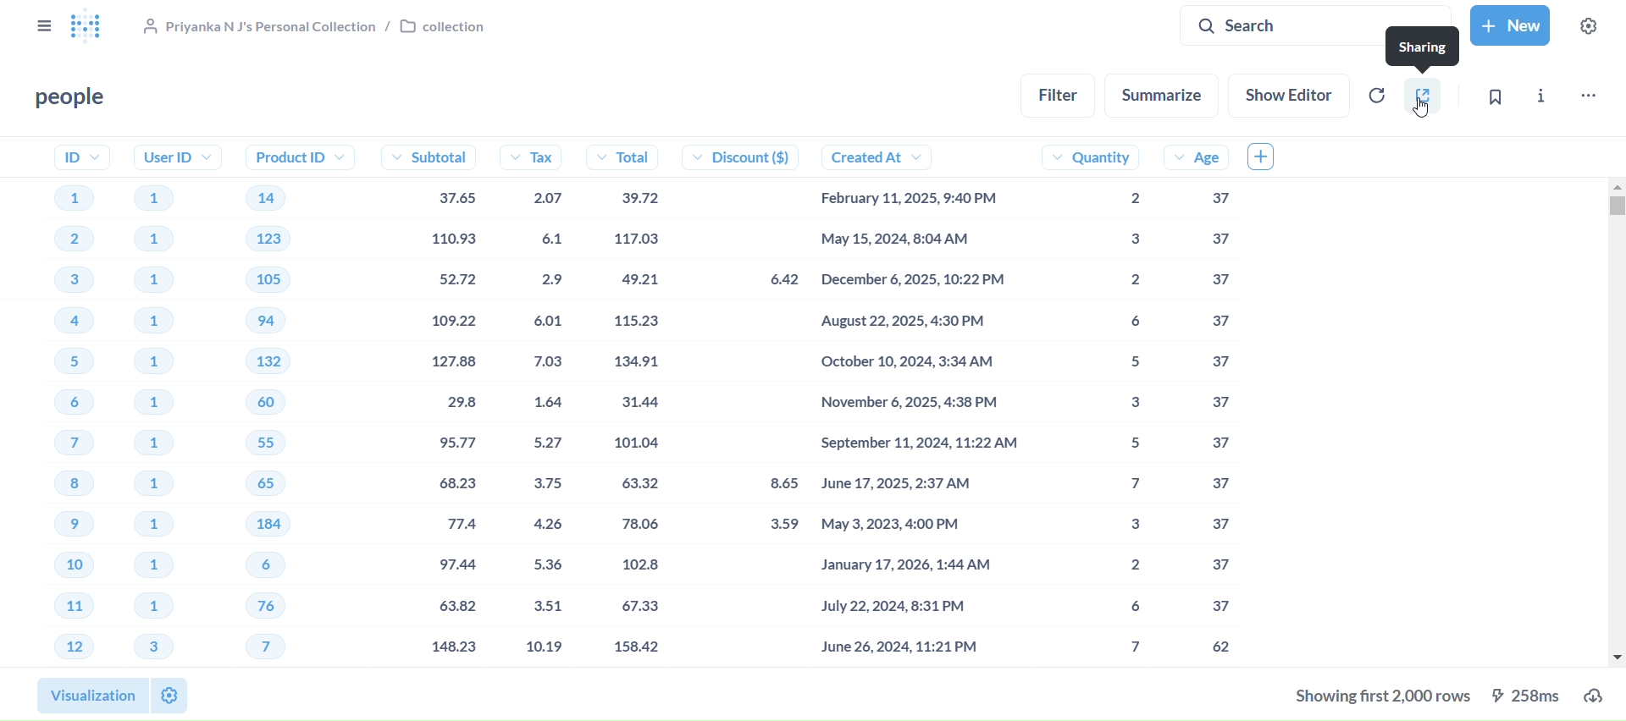 This screenshot has width=1626, height=721. Describe the element at coordinates (428, 402) in the screenshot. I see `subtotal` at that location.